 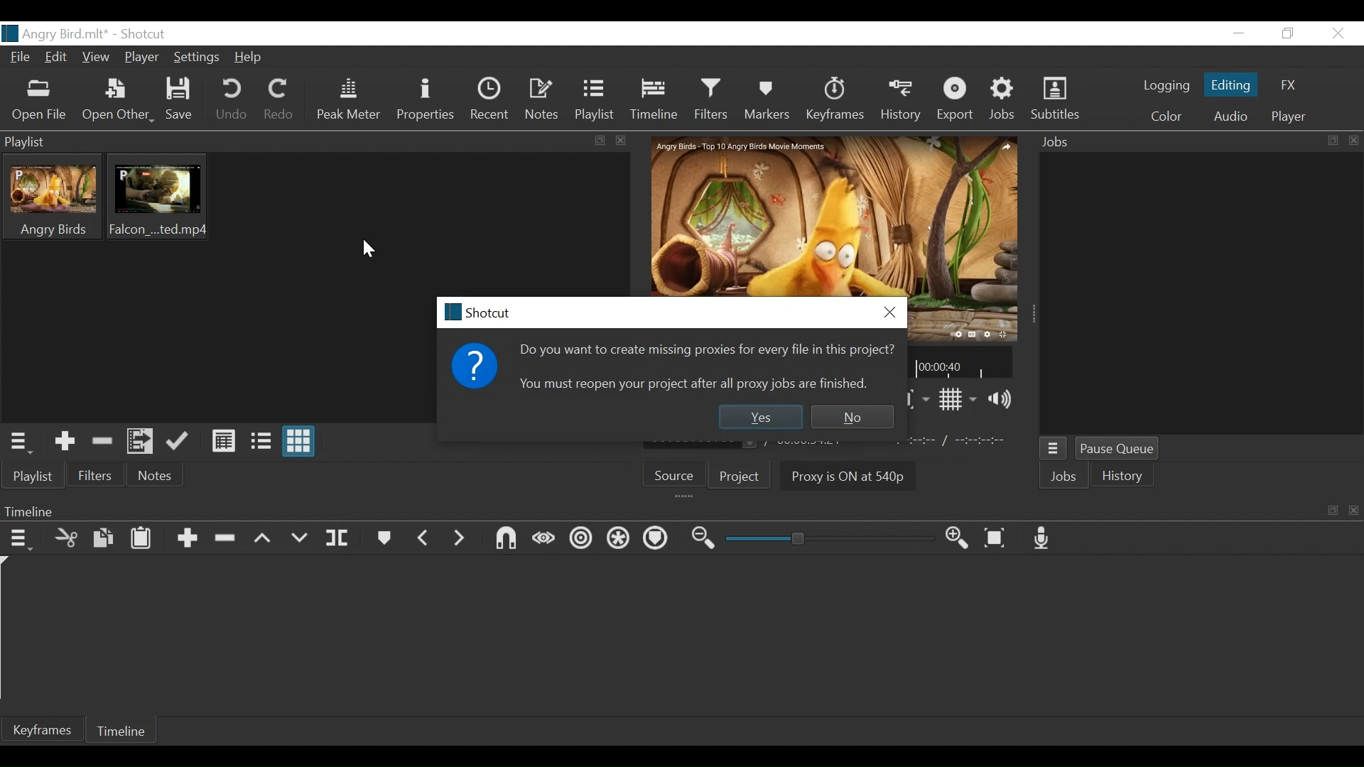 I want to click on Pause Queue, so click(x=1118, y=450).